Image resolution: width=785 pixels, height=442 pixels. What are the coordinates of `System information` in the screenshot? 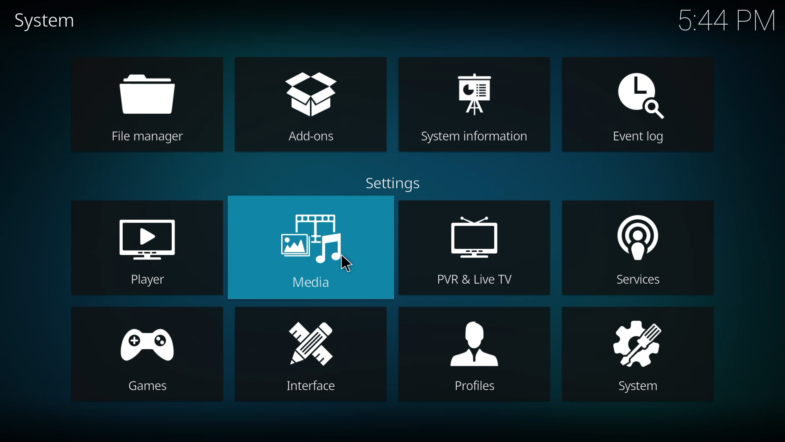 It's located at (470, 137).